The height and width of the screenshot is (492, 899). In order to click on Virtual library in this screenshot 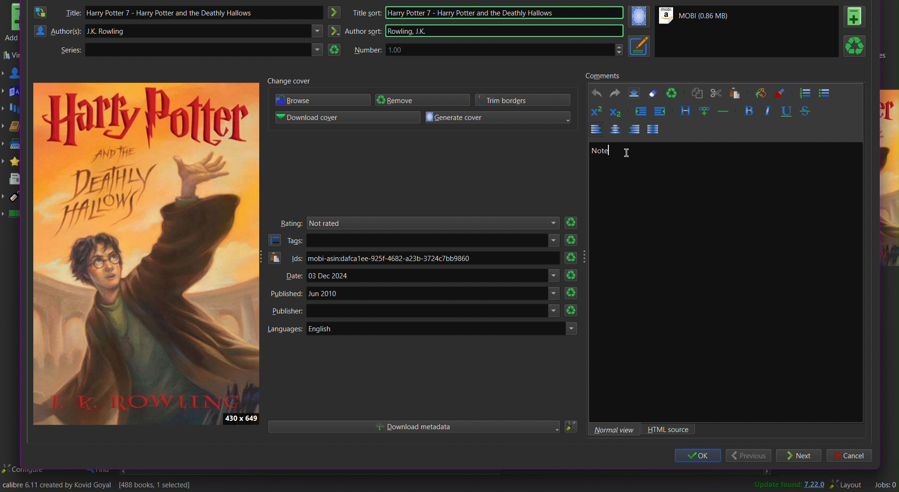, I will do `click(14, 56)`.